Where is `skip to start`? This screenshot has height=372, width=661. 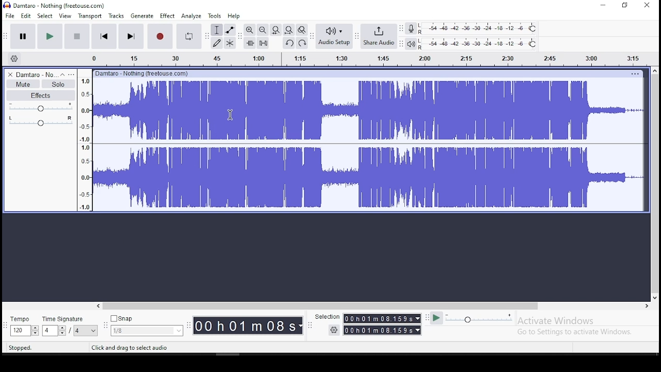 skip to start is located at coordinates (104, 36).